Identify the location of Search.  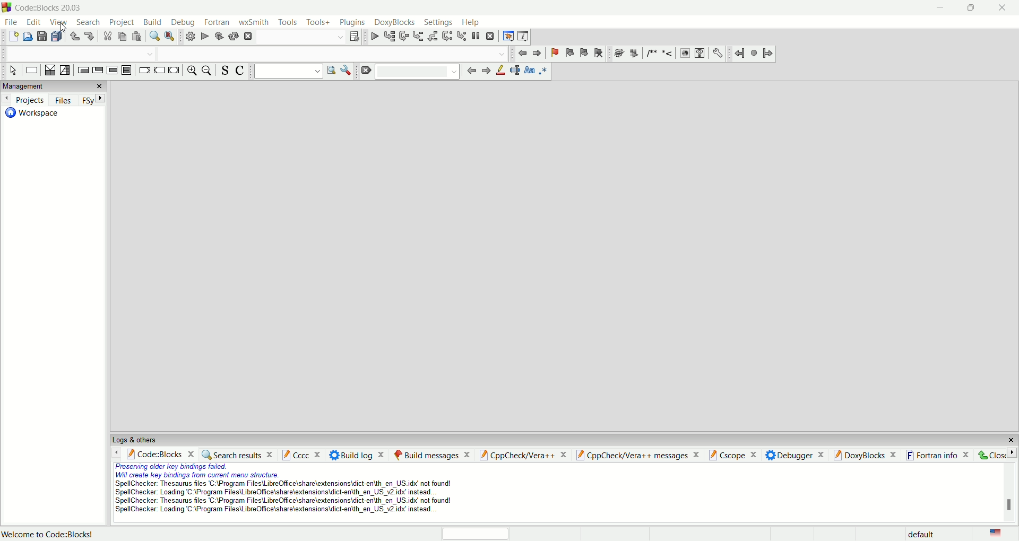
(418, 72).